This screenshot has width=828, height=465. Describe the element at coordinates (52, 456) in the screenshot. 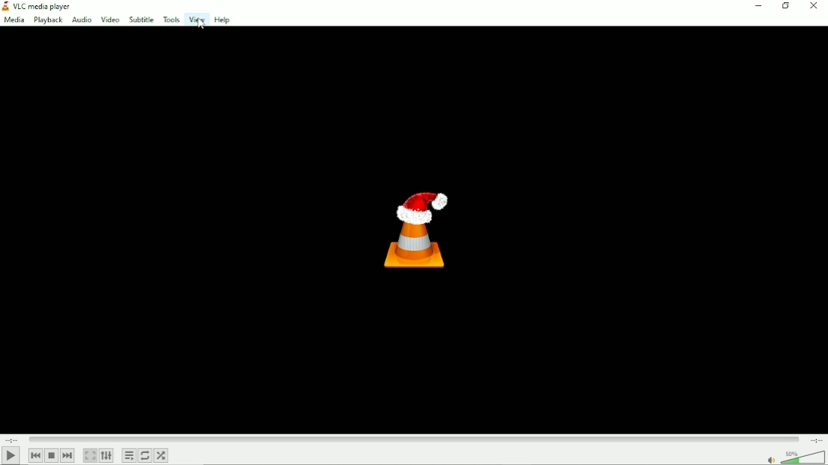

I see `Stop playlist` at that location.